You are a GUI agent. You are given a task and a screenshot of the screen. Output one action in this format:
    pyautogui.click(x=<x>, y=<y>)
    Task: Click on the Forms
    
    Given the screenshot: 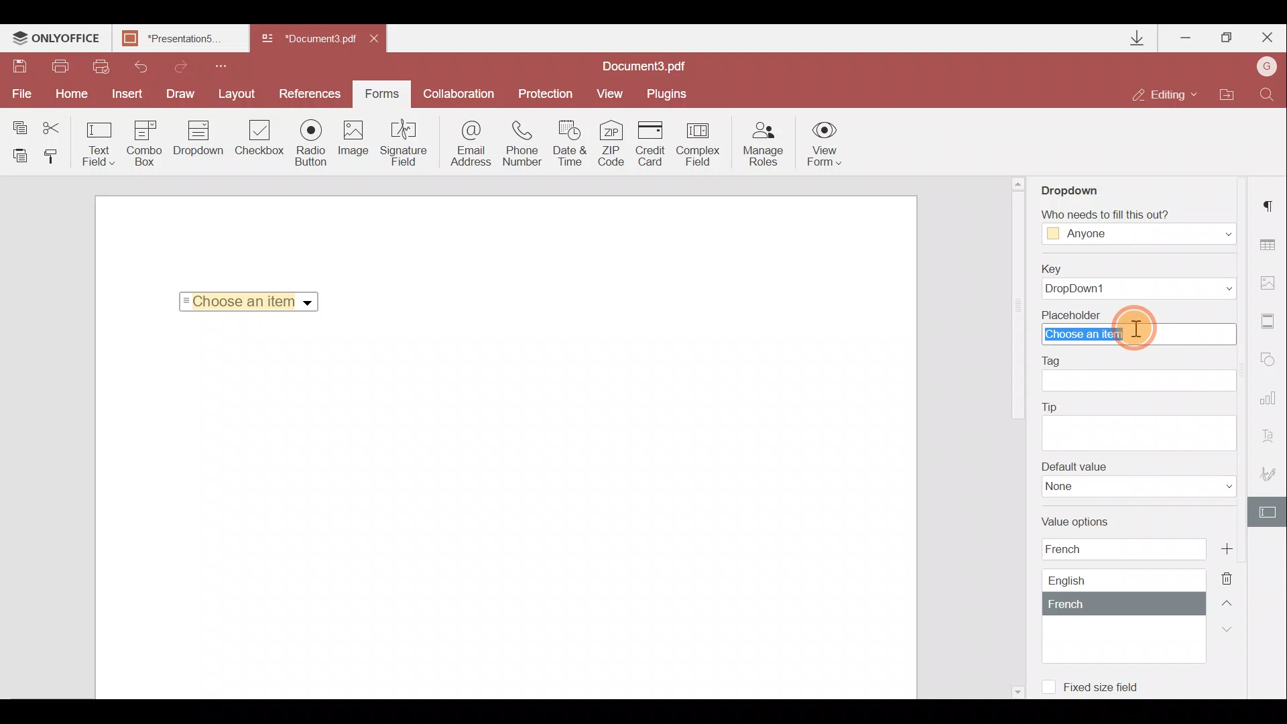 What is the action you would take?
    pyautogui.click(x=381, y=89)
    